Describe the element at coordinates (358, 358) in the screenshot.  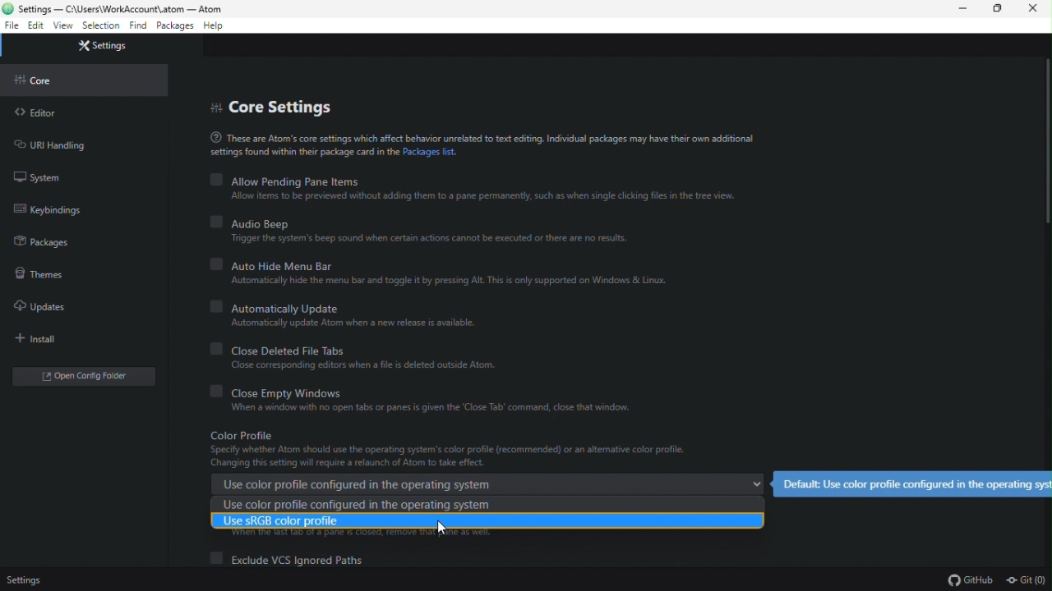
I see `close deleted file tabs` at that location.